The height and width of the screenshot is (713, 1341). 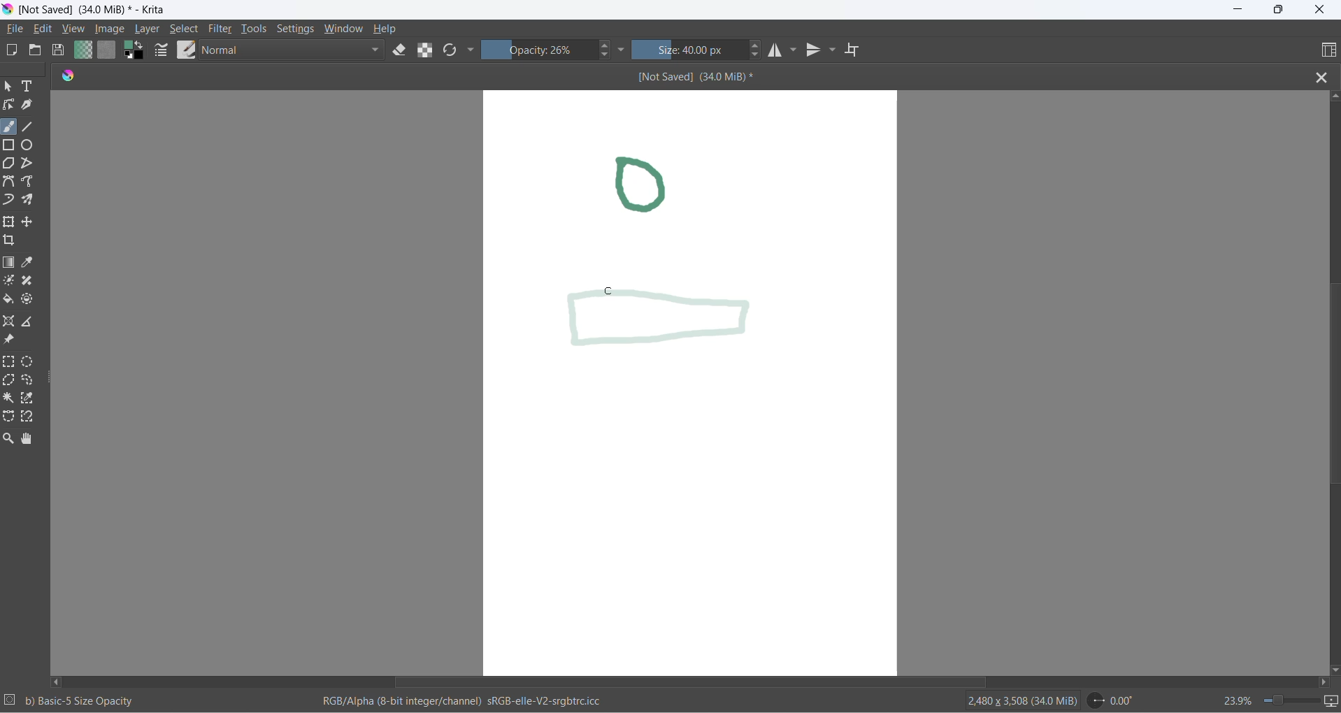 I want to click on 0.00, so click(x=1112, y=700).